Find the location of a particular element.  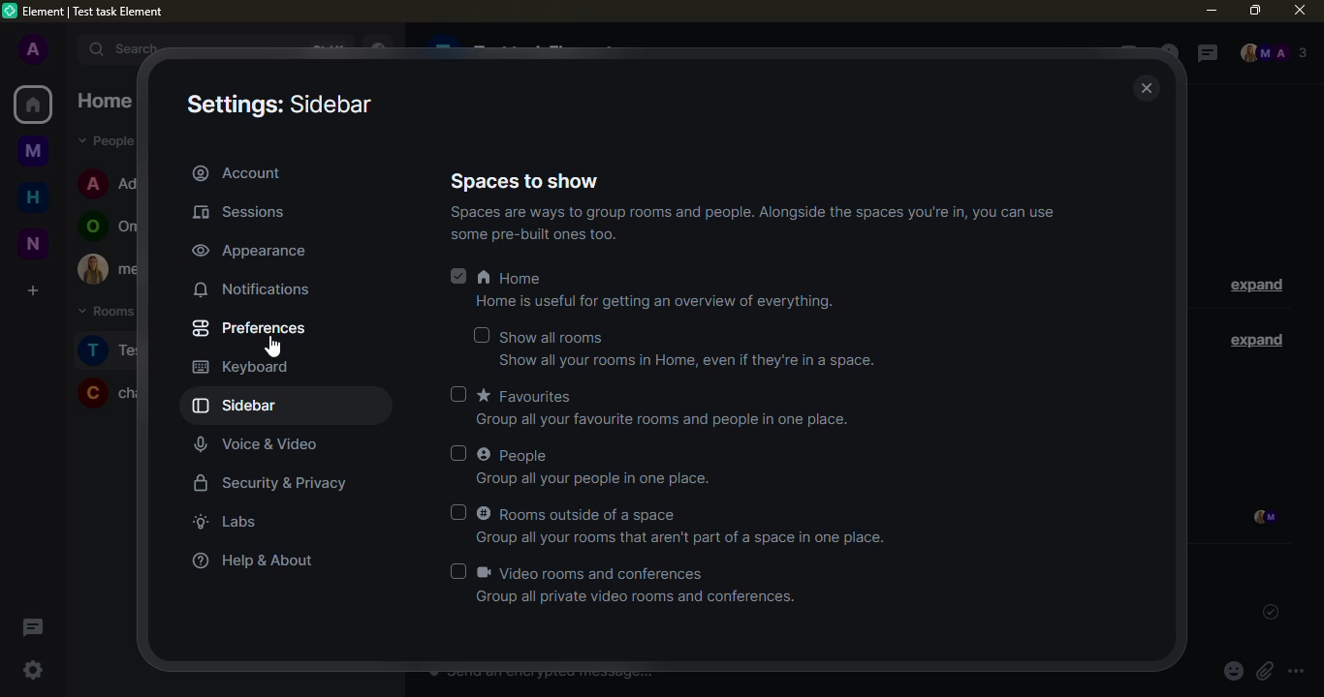

home is located at coordinates (34, 195).